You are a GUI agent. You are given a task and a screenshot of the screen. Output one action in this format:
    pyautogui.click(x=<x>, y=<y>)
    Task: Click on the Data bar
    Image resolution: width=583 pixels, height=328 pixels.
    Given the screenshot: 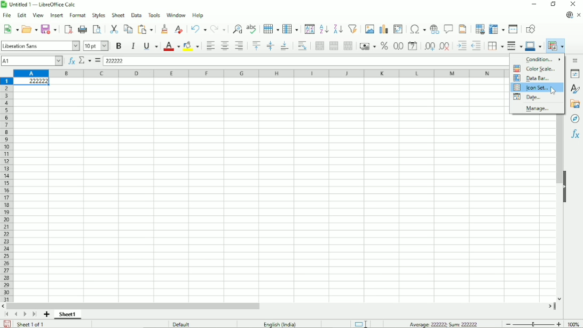 What is the action you would take?
    pyautogui.click(x=531, y=79)
    